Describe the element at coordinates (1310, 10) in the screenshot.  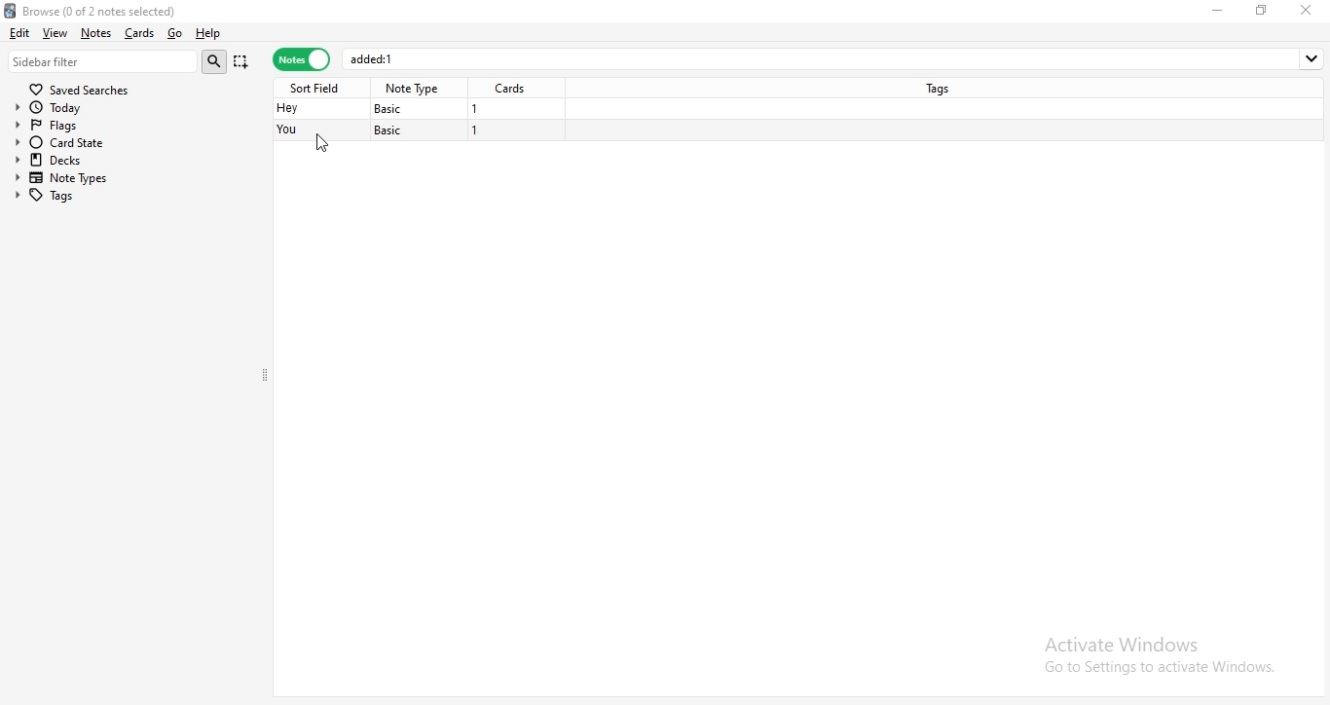
I see `close` at that location.